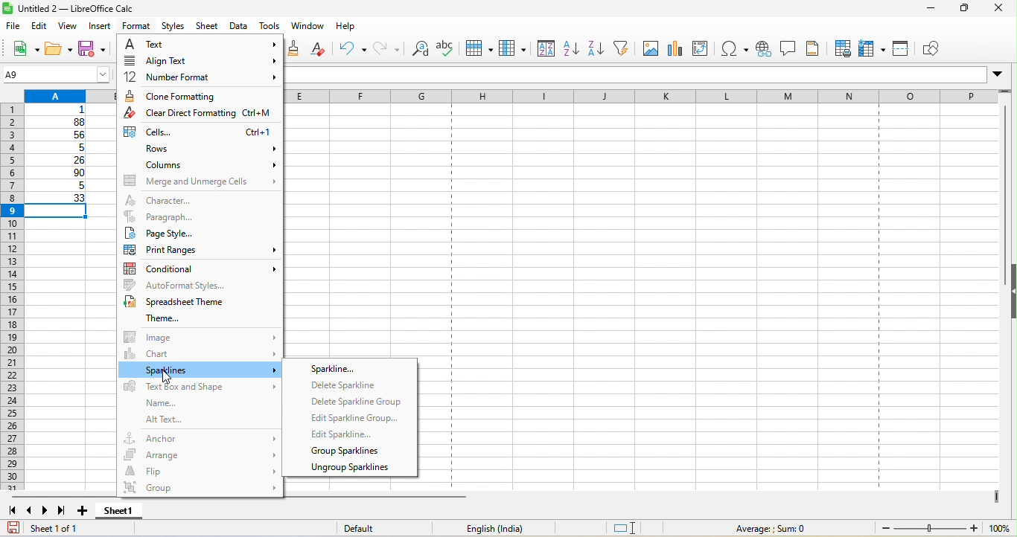 This screenshot has width=1017, height=537. What do you see at coordinates (202, 266) in the screenshot?
I see `conditional` at bounding box center [202, 266].